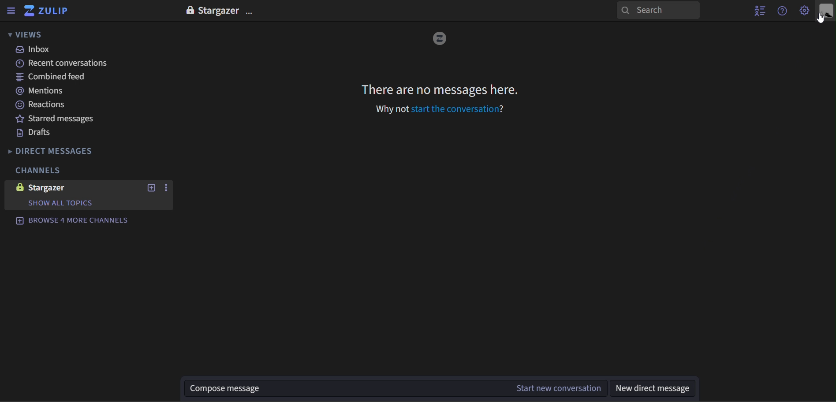 The image size is (836, 402). Describe the element at coordinates (171, 185) in the screenshot. I see `more` at that location.